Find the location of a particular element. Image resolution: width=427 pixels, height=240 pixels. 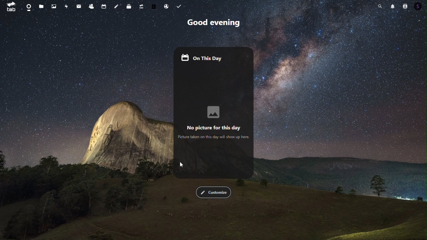

Photos is located at coordinates (55, 6).